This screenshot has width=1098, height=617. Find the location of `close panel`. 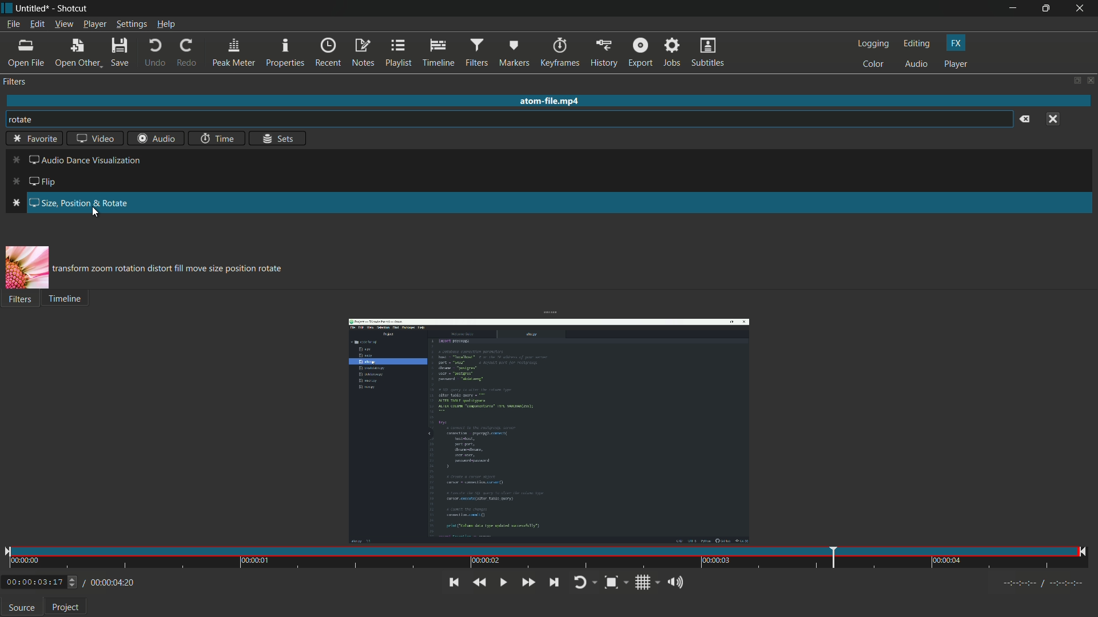

close panel is located at coordinates (1090, 80).